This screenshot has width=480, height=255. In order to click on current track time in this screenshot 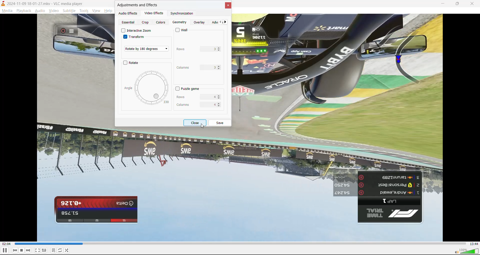, I will do `click(6, 243)`.